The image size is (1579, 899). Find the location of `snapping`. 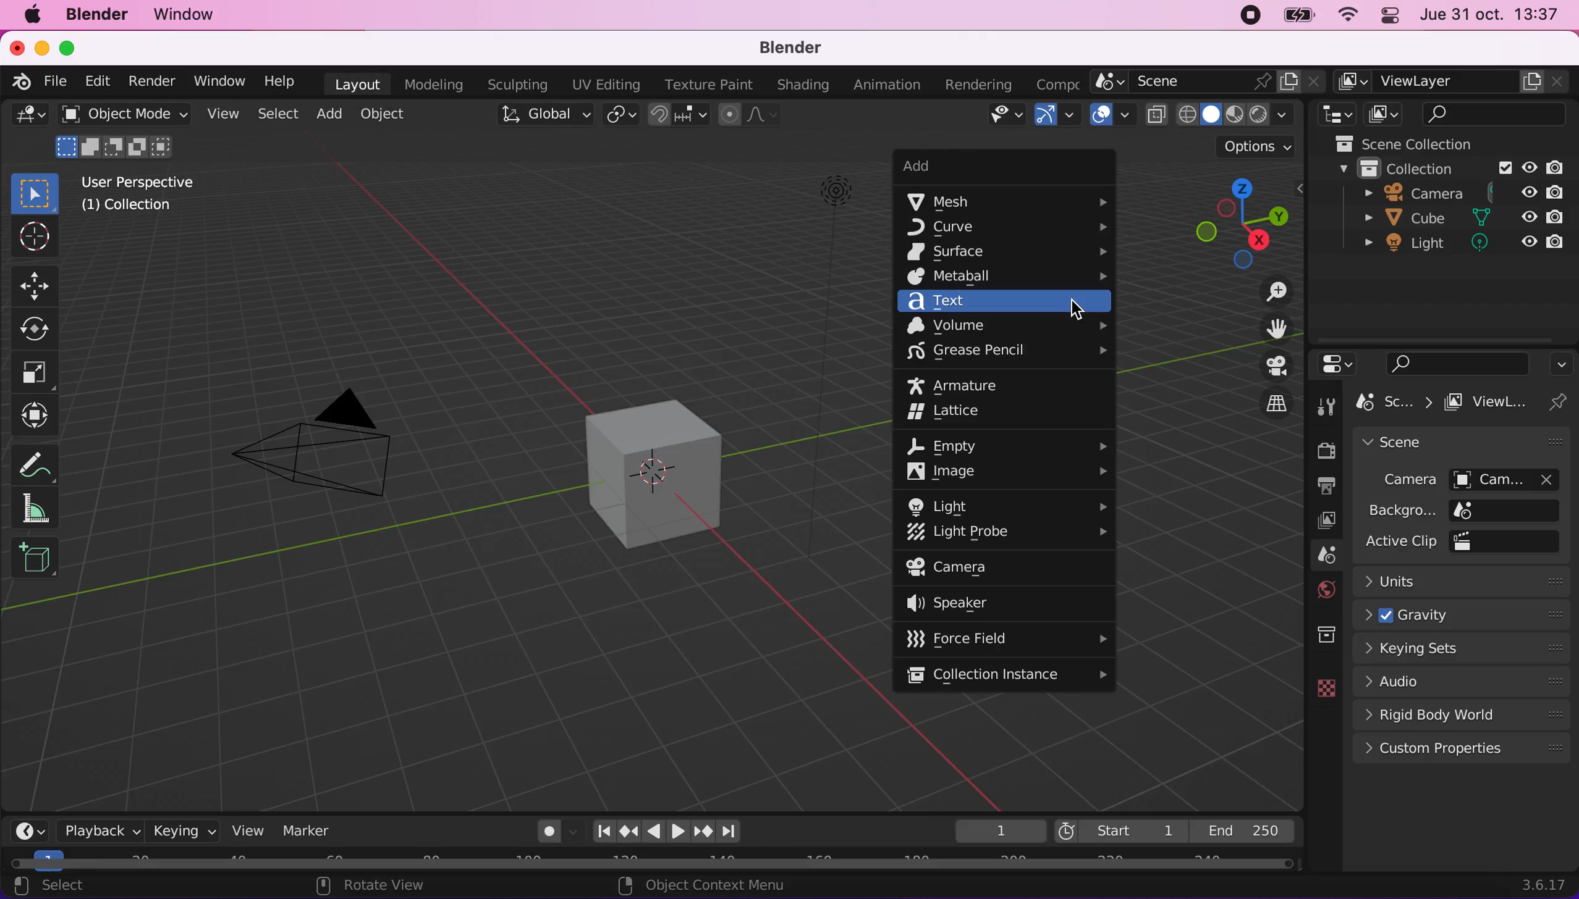

snapping is located at coordinates (679, 115).